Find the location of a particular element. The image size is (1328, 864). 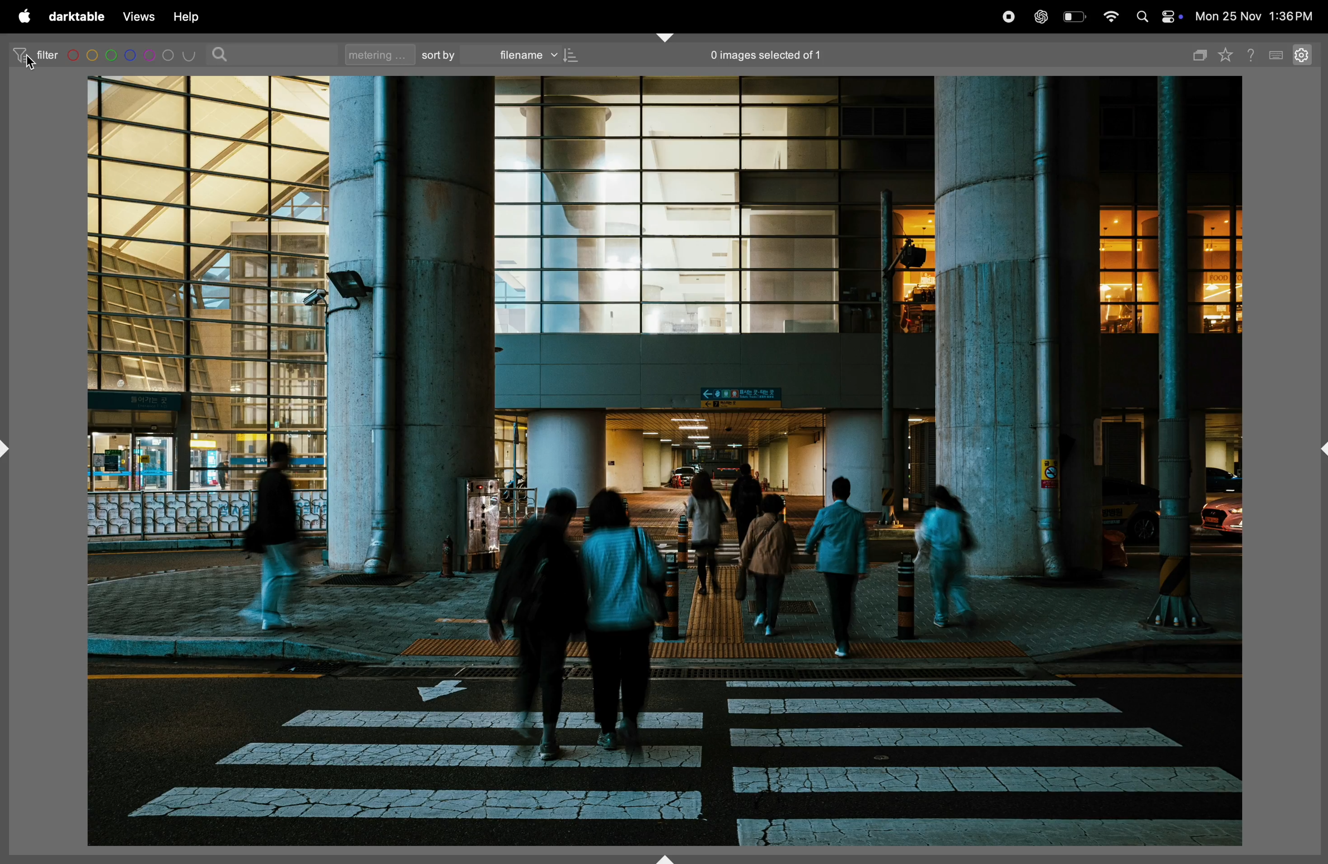

keyboard is located at coordinates (1278, 54).